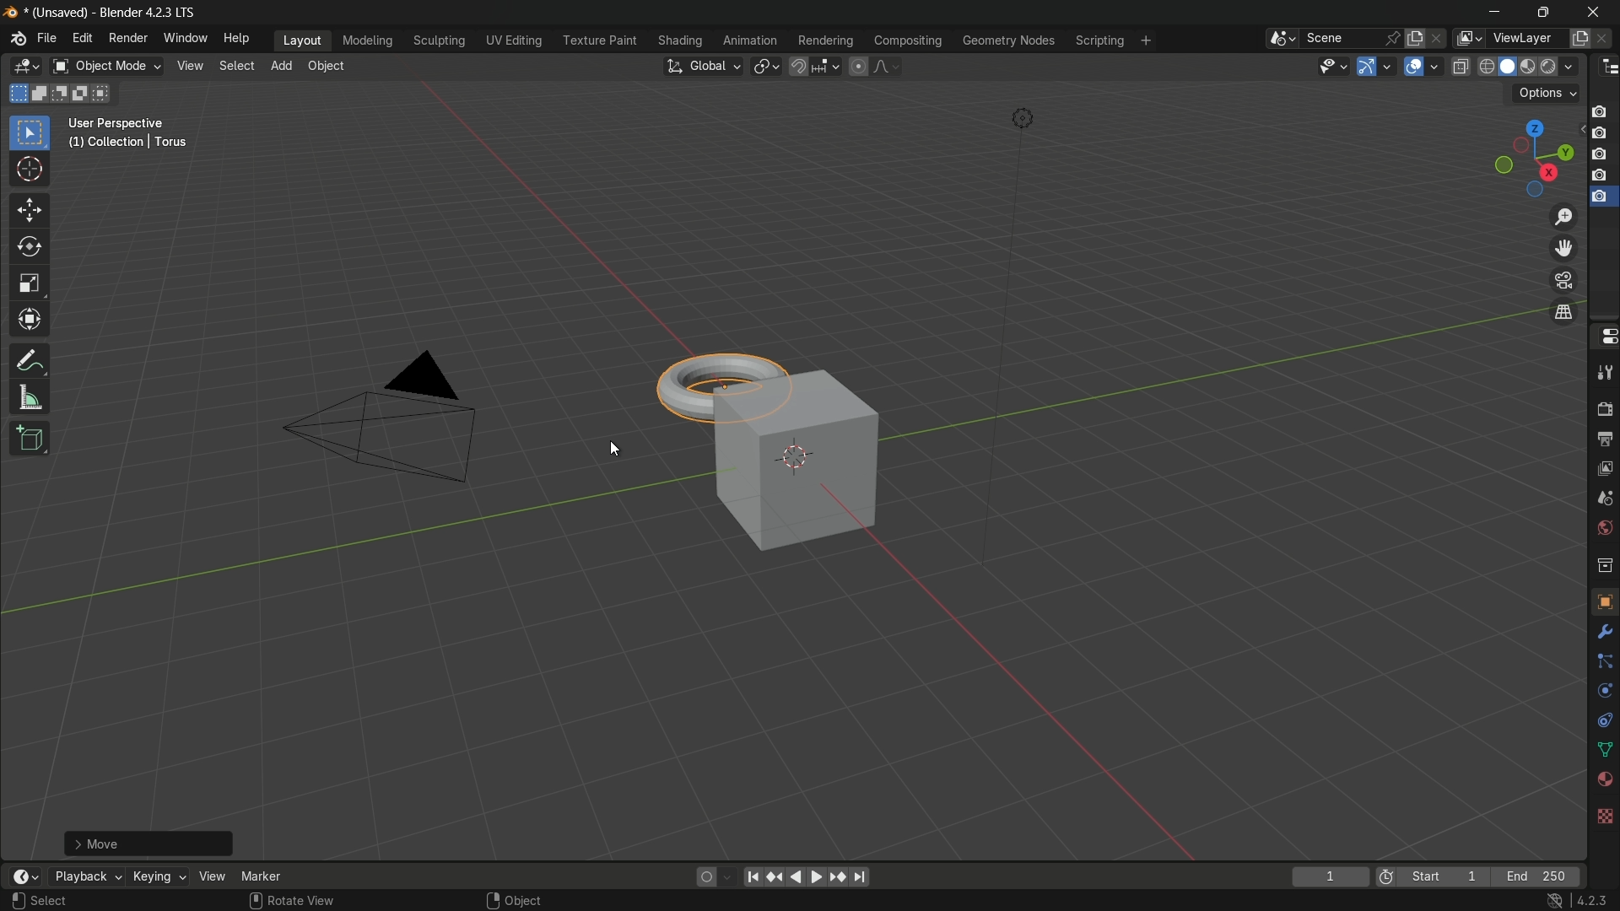 The width and height of the screenshot is (1620, 911). What do you see at coordinates (108, 13) in the screenshot?
I see `(Unsaved) - Blender 4.2.3 LTS` at bounding box center [108, 13].